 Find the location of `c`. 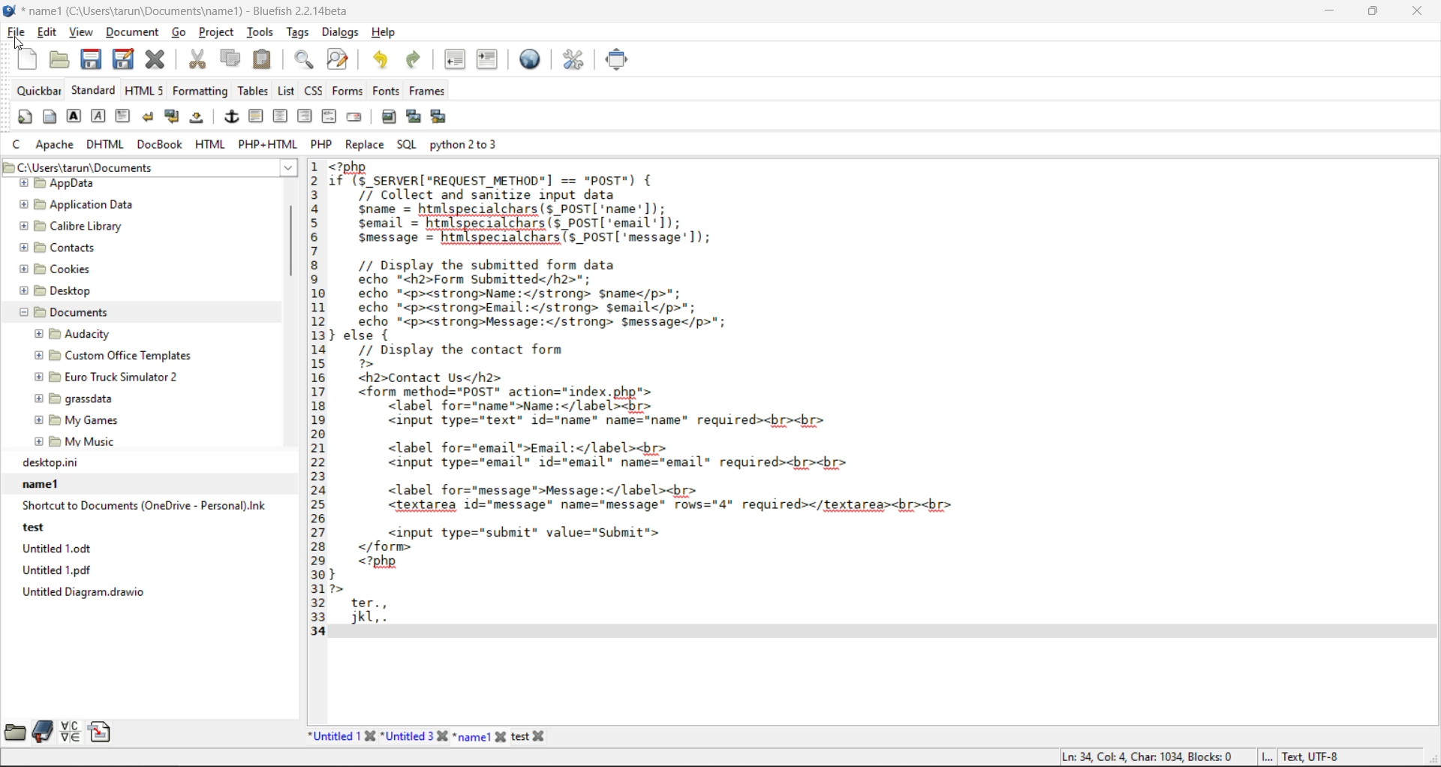

c is located at coordinates (17, 143).